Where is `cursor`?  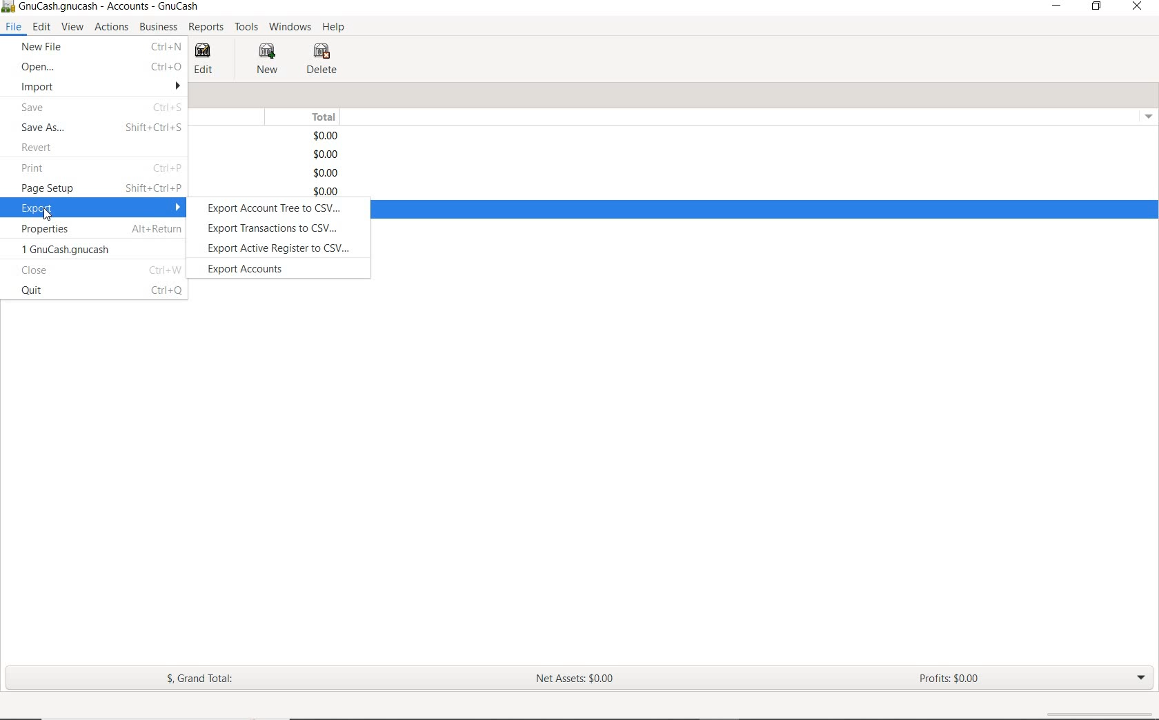
cursor is located at coordinates (50, 214).